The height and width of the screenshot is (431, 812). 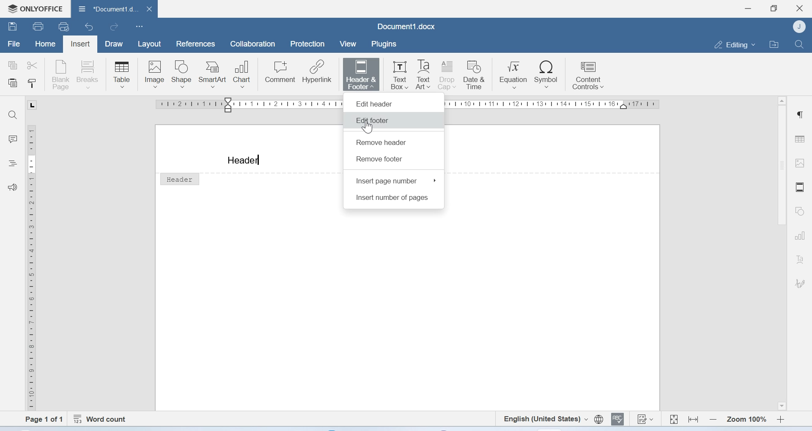 What do you see at coordinates (34, 65) in the screenshot?
I see `cut` at bounding box center [34, 65].